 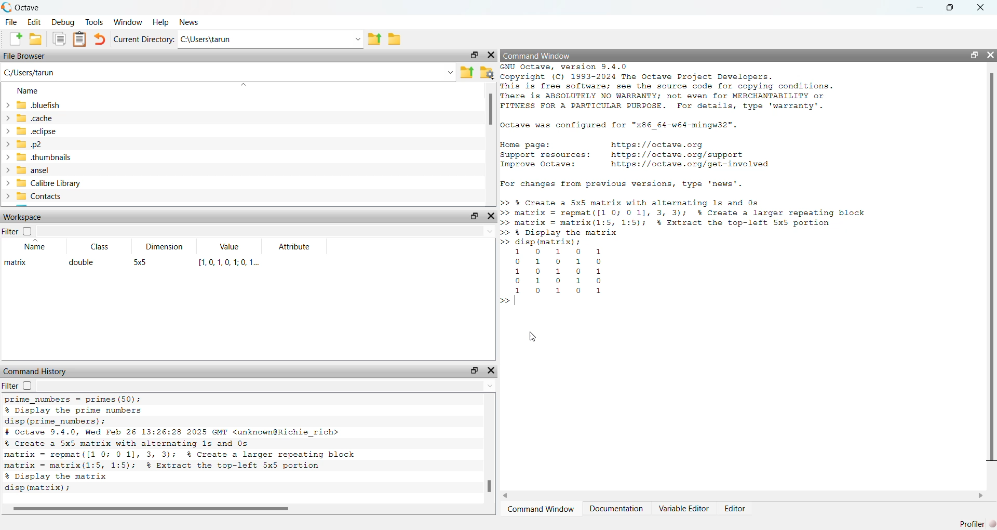 I want to click on Filter, so click(x=18, y=386).